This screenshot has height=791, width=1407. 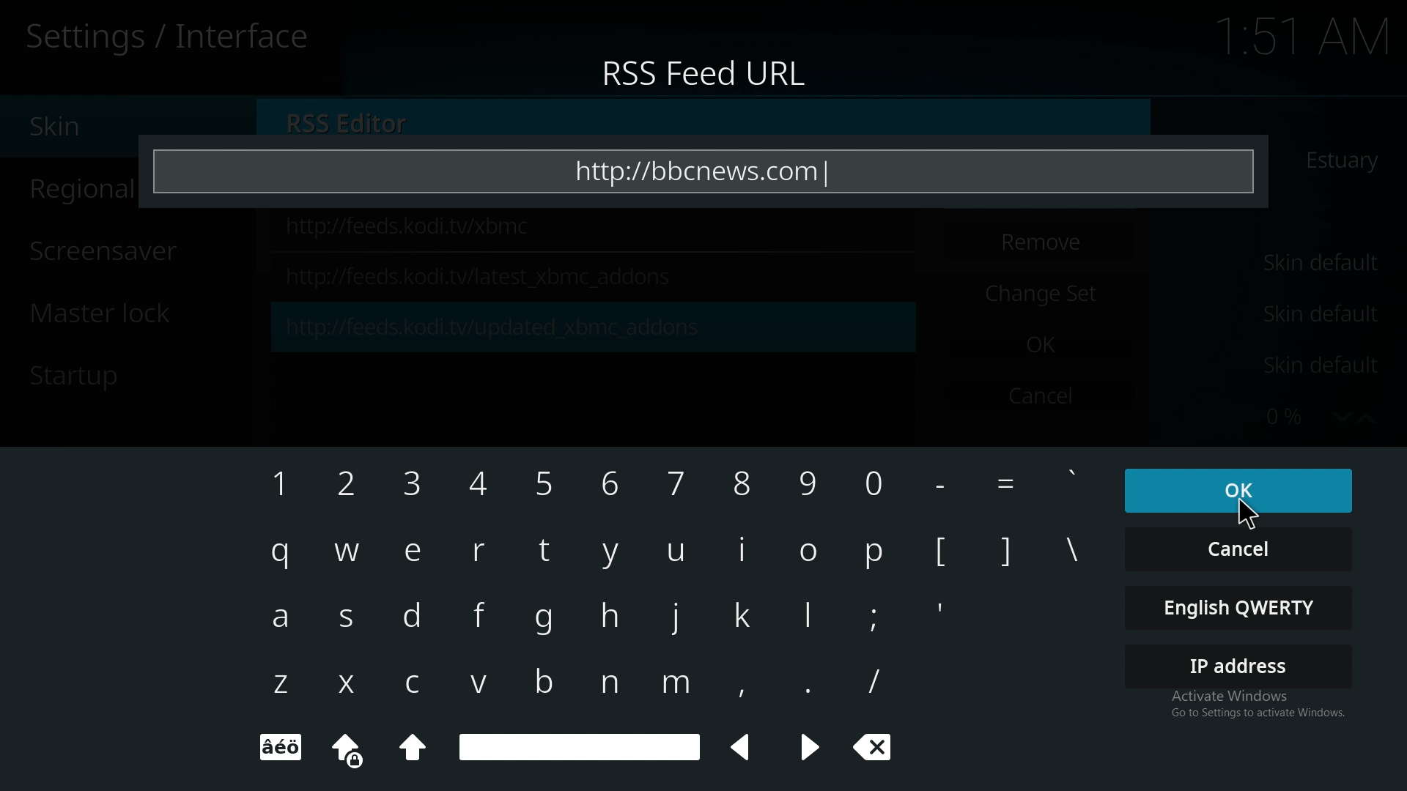 I want to click on space, so click(x=578, y=744).